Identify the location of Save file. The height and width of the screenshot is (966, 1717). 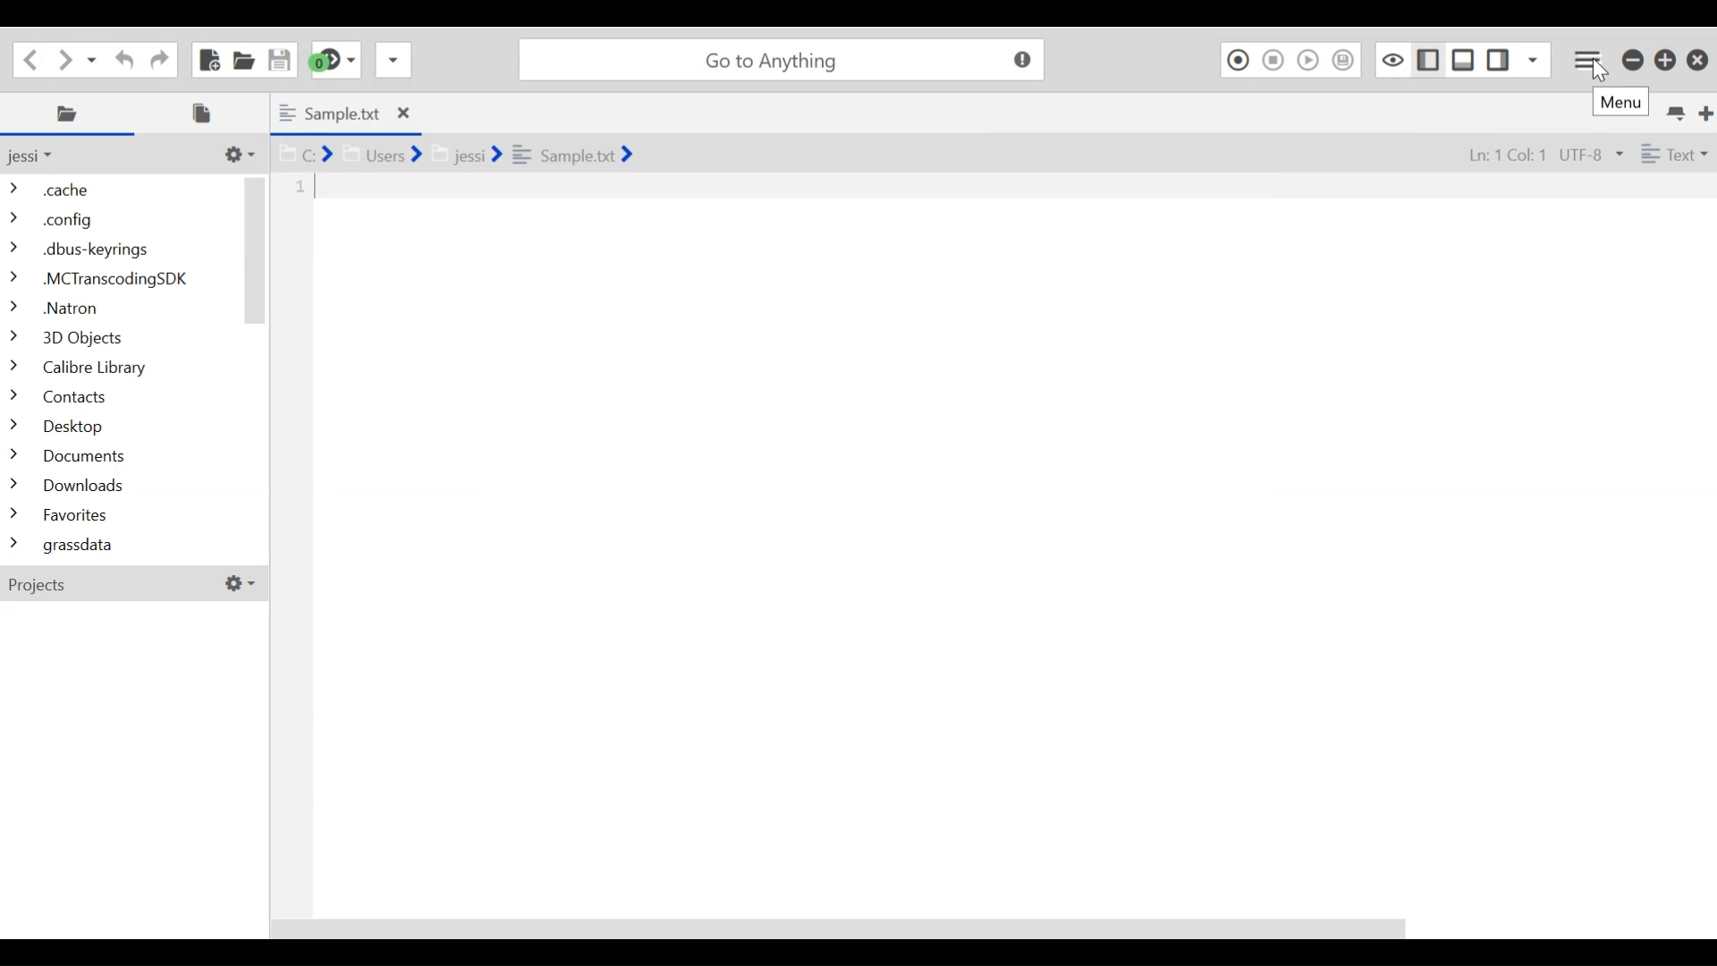
(277, 58).